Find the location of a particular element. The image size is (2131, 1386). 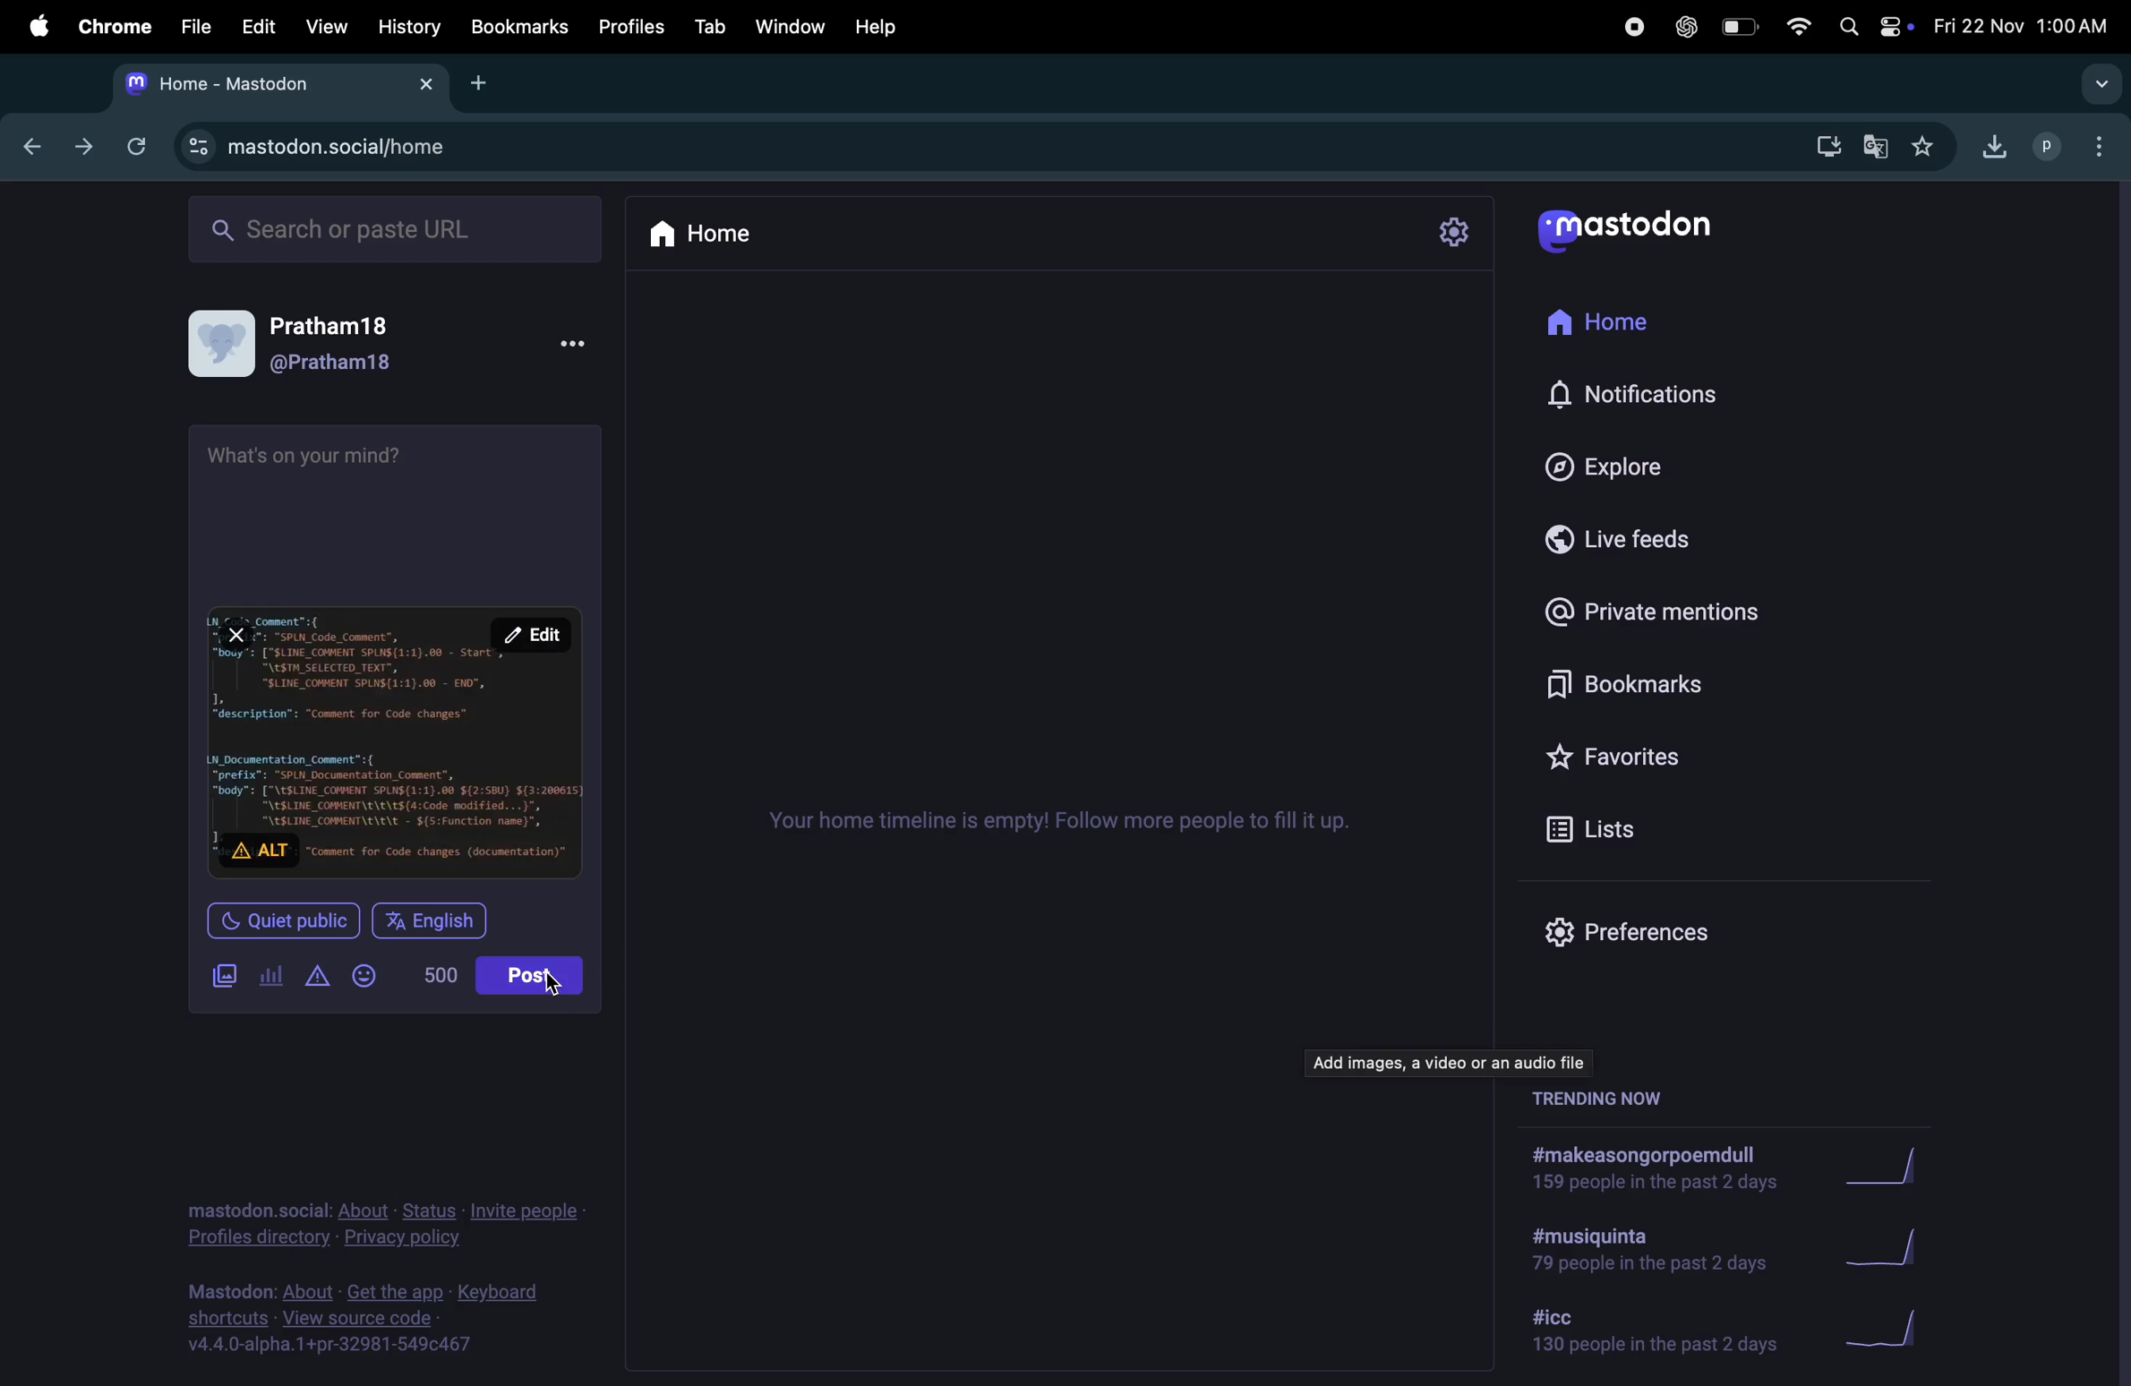

about is located at coordinates (365, 1211).